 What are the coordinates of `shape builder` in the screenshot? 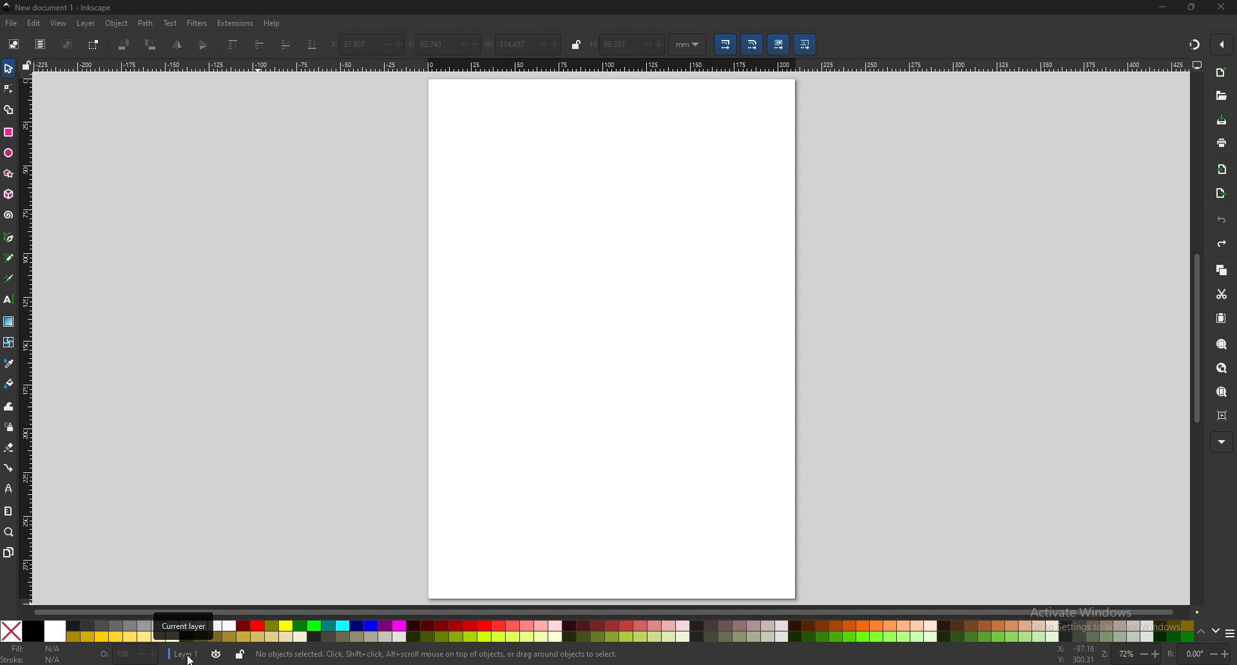 It's located at (8, 110).